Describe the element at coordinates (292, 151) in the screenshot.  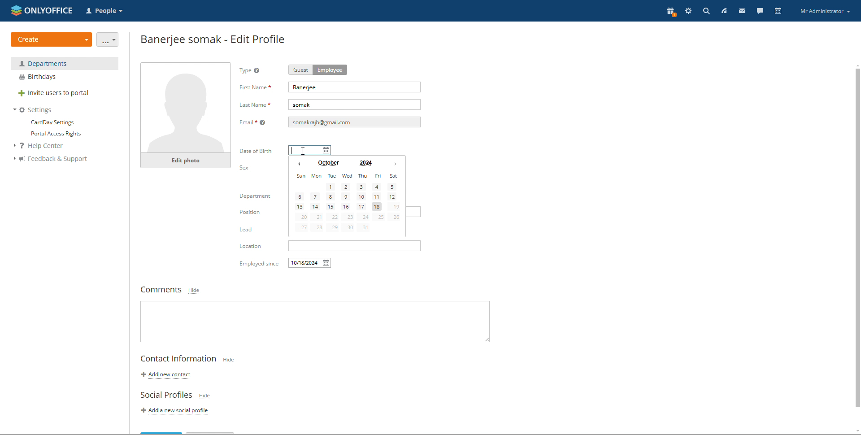
I see `typing started` at that location.